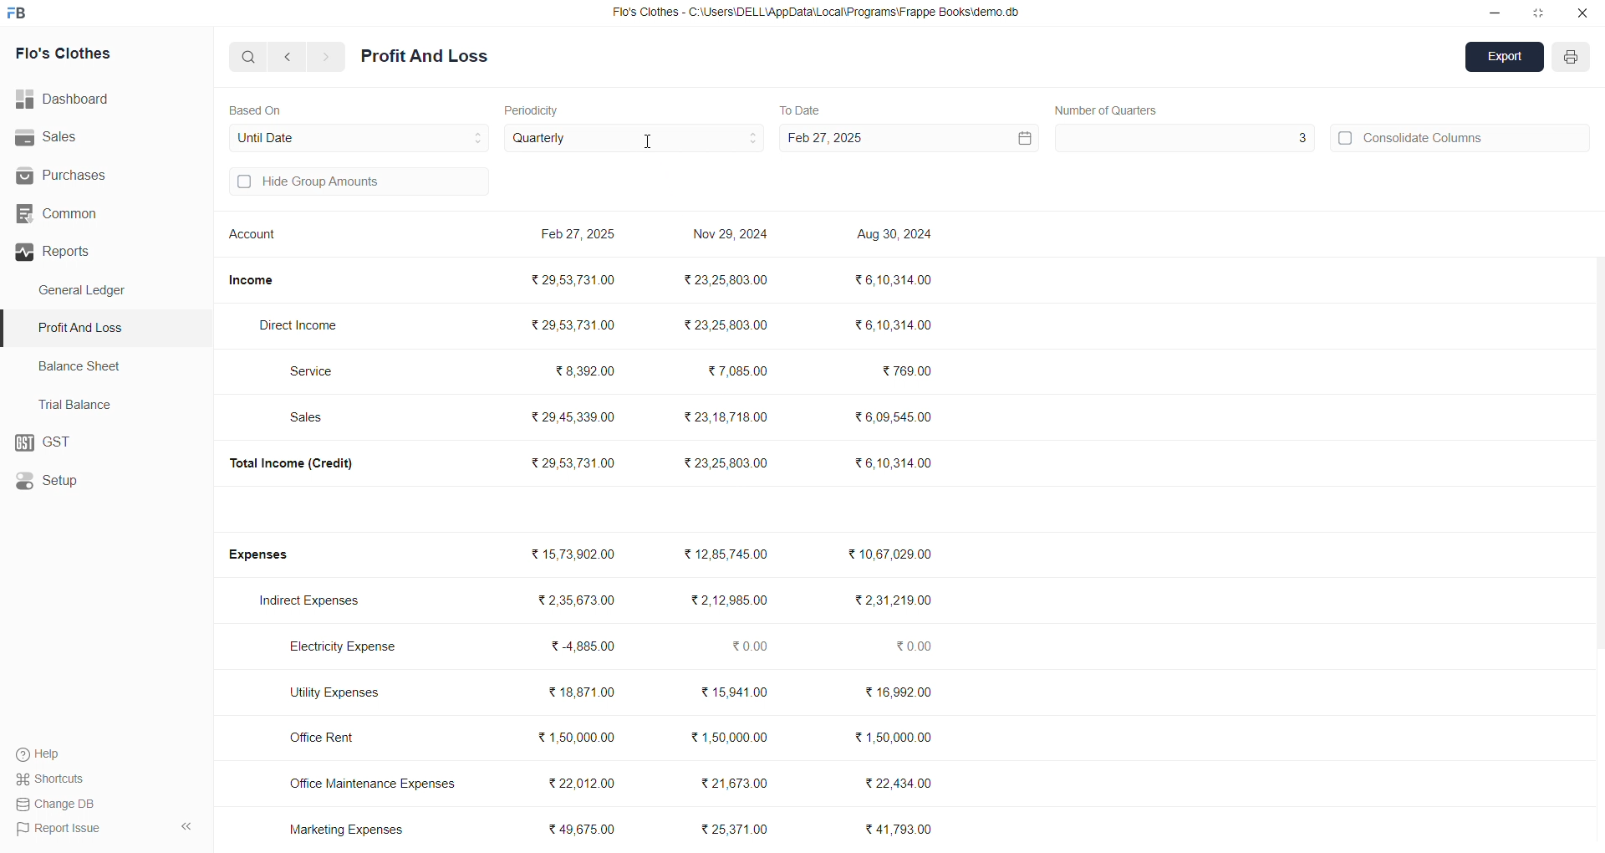  What do you see at coordinates (894, 554) in the screenshot?
I see `₹10,67,029.00` at bounding box center [894, 554].